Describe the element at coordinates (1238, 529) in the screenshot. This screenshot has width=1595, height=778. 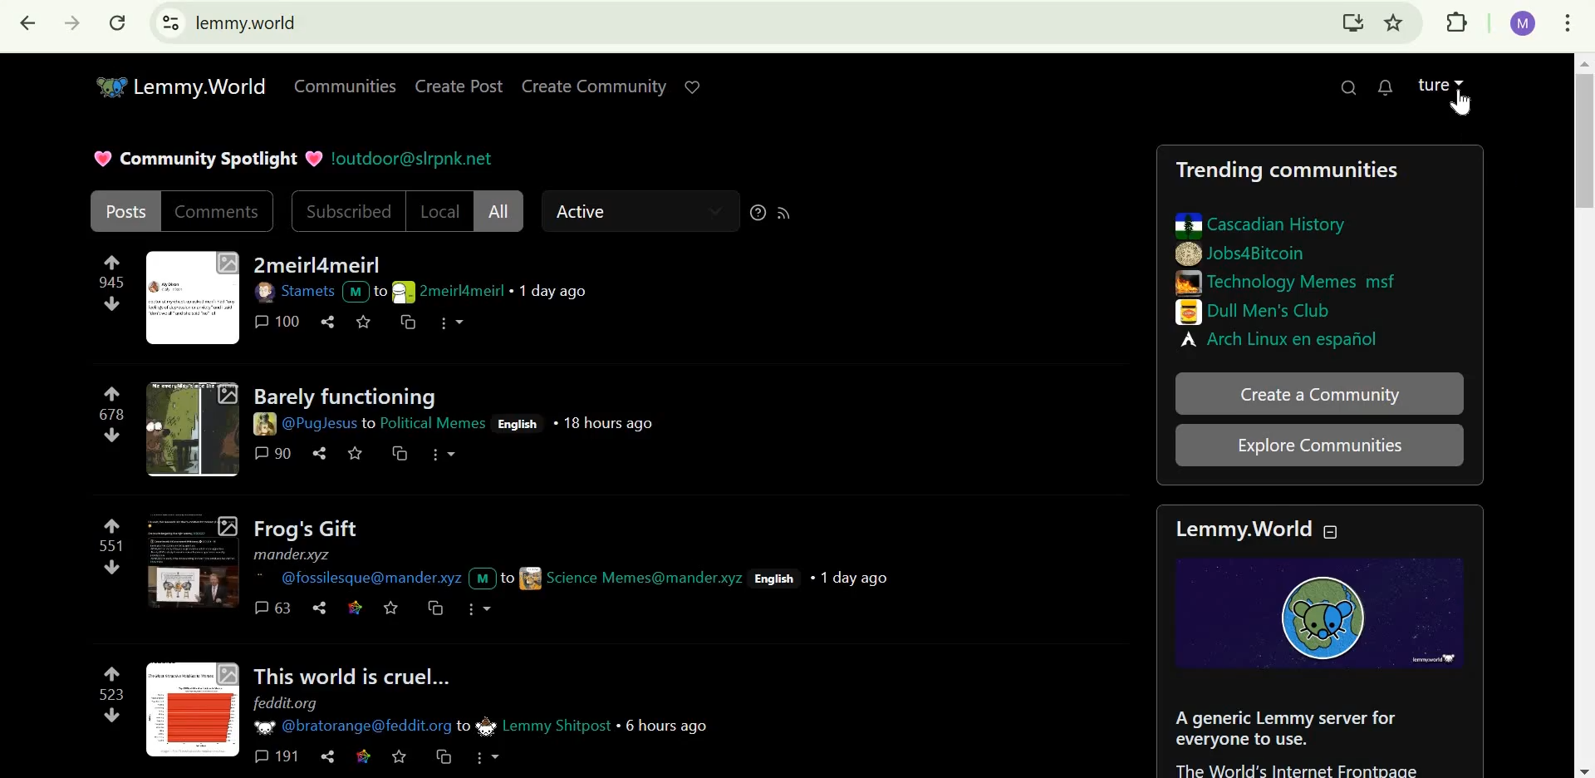
I see `Lemmy.World` at that location.